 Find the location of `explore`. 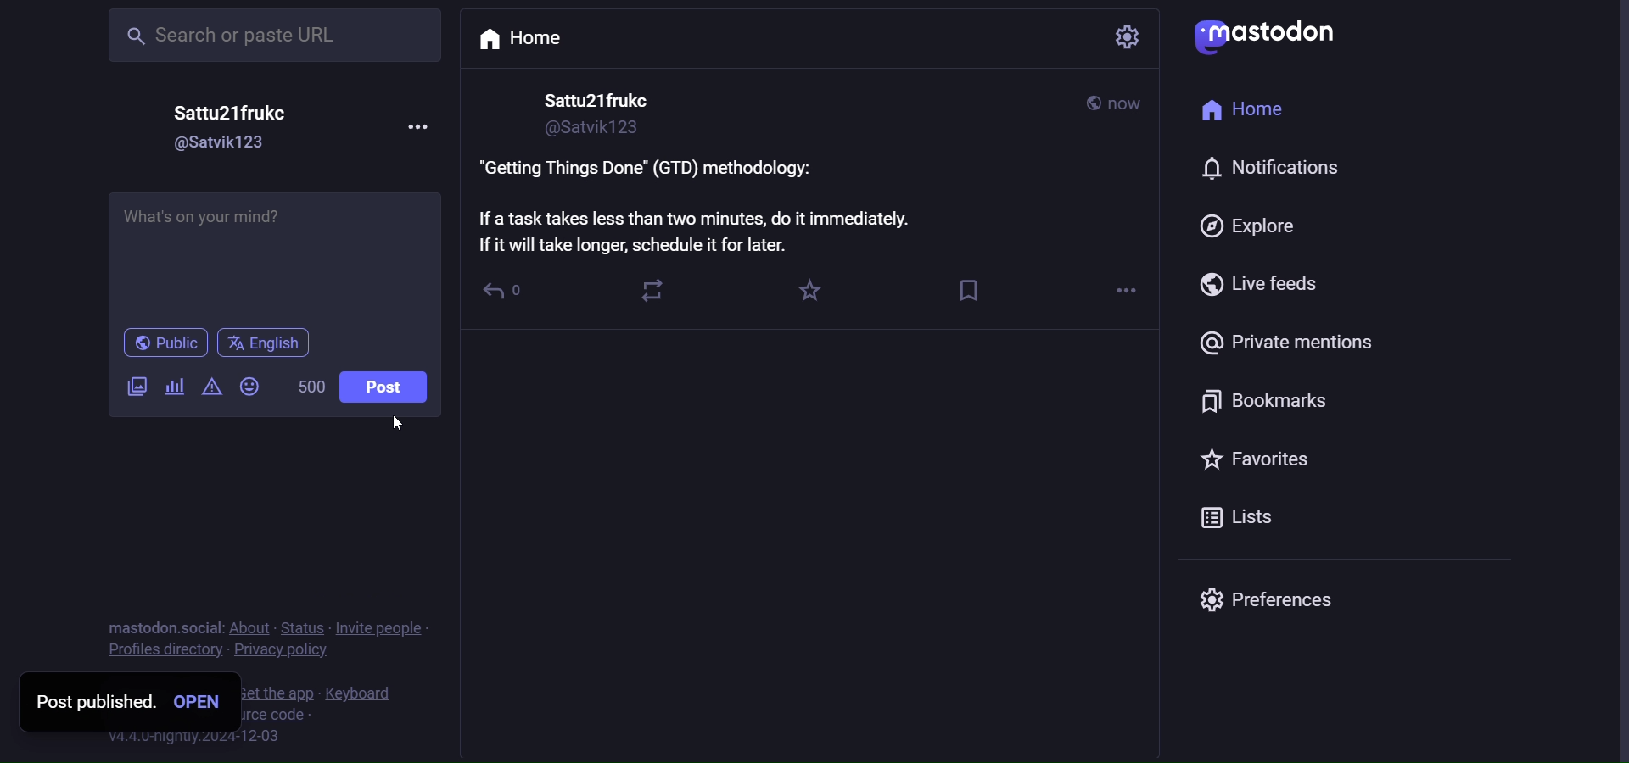

explore is located at coordinates (1256, 226).